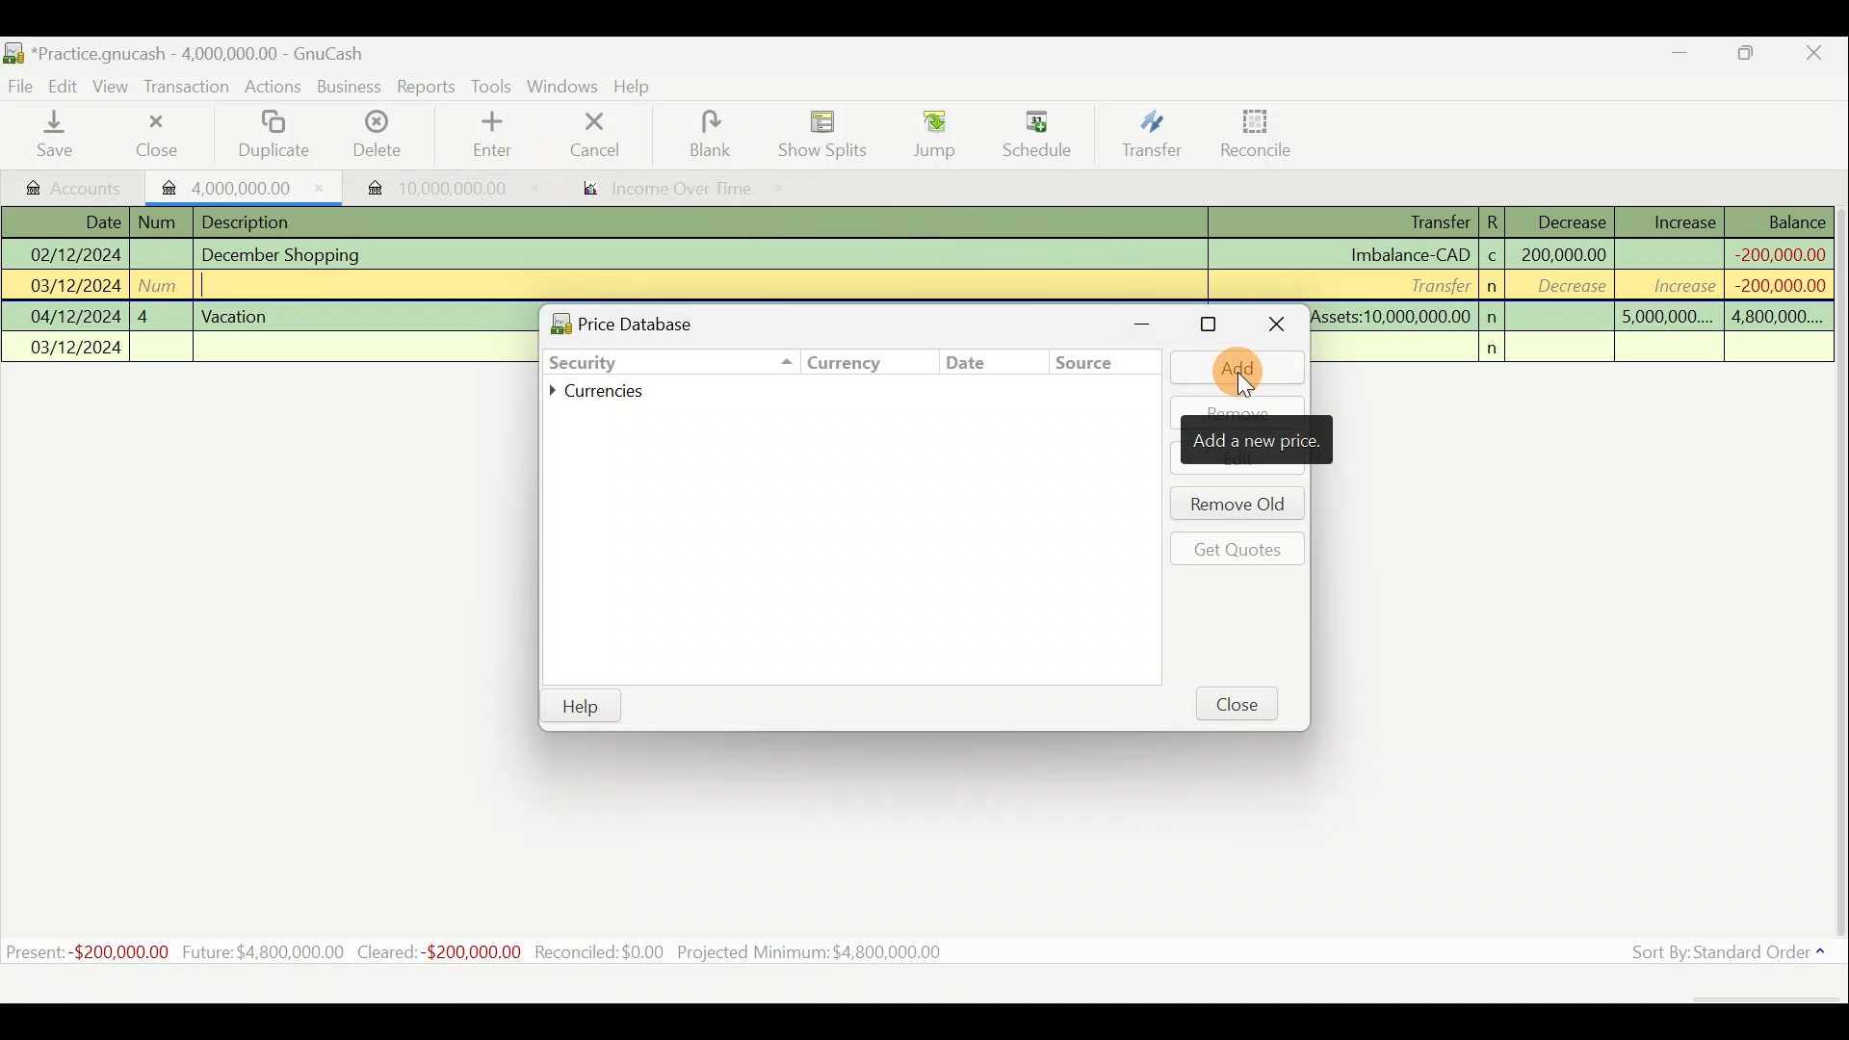  Describe the element at coordinates (1777, 252) in the screenshot. I see `-200,000,000` at that location.